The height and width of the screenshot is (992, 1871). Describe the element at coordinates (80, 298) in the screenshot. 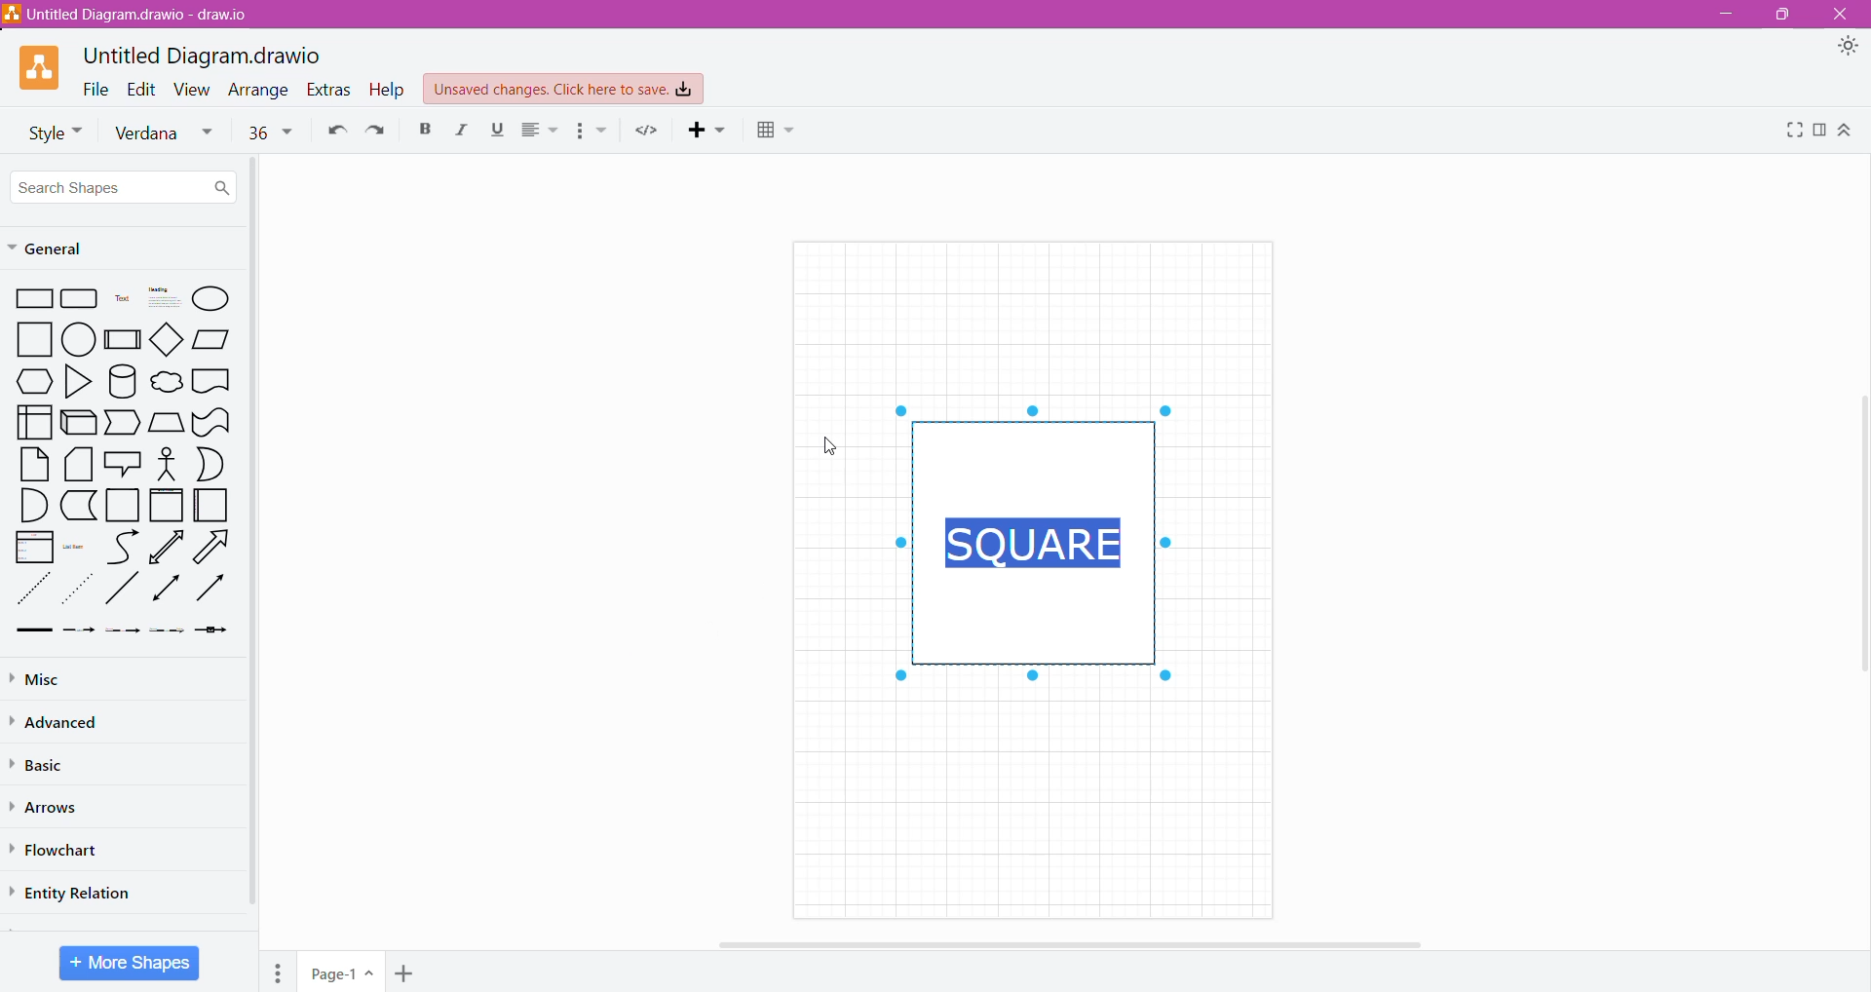

I see `Grid rectangle` at that location.